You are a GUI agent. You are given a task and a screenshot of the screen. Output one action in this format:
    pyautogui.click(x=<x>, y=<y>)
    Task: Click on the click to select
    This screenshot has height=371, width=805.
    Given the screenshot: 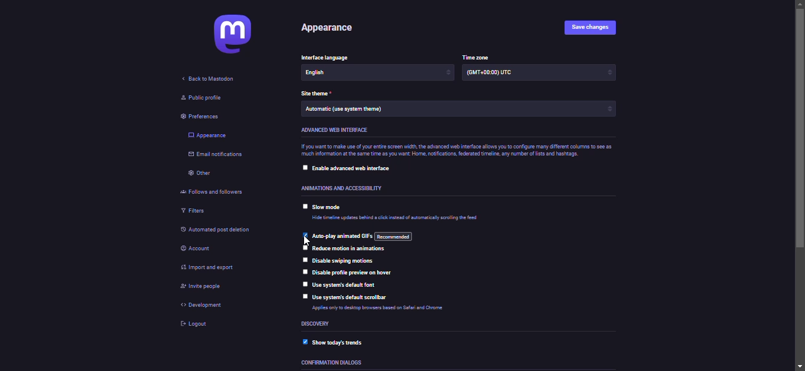 What is the action you would take?
    pyautogui.click(x=303, y=271)
    